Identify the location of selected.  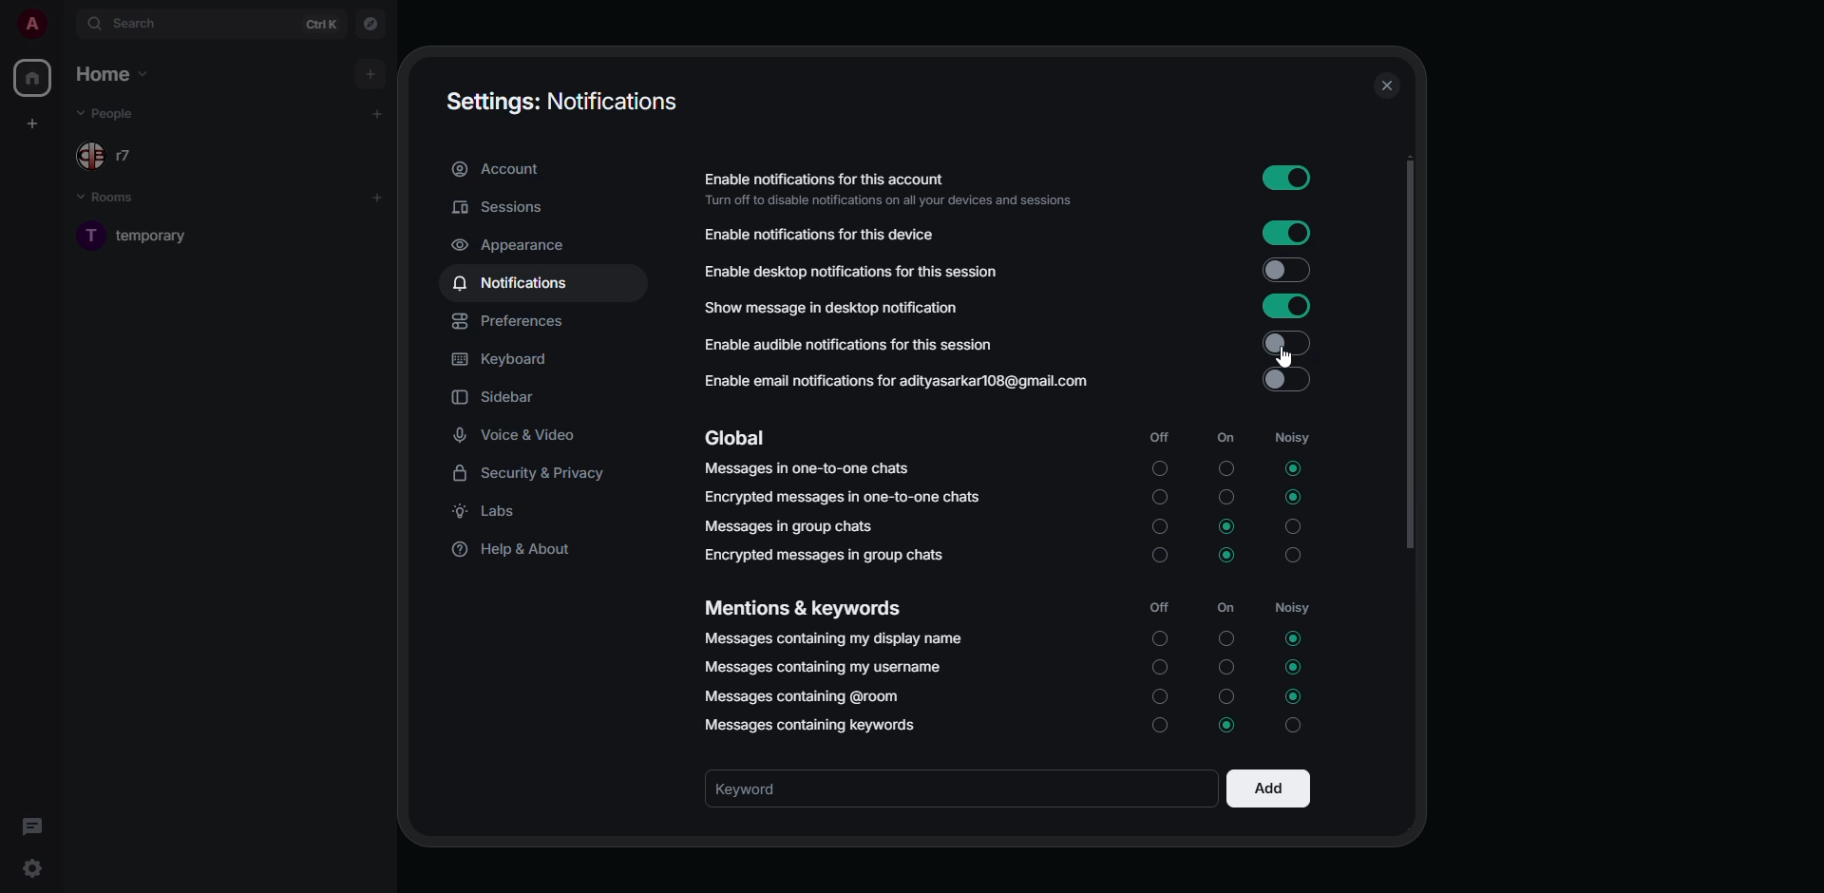
(1296, 696).